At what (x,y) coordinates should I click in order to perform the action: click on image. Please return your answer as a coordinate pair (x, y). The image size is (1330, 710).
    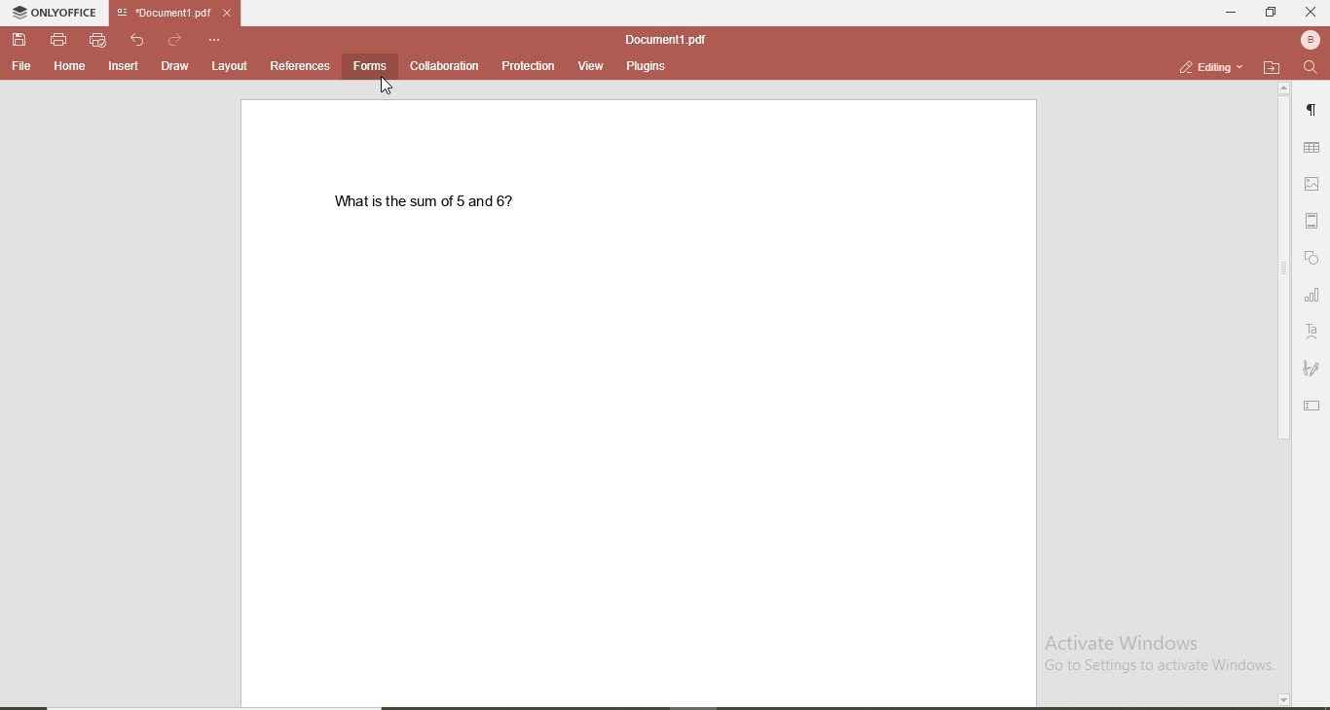
    Looking at the image, I should click on (1314, 186).